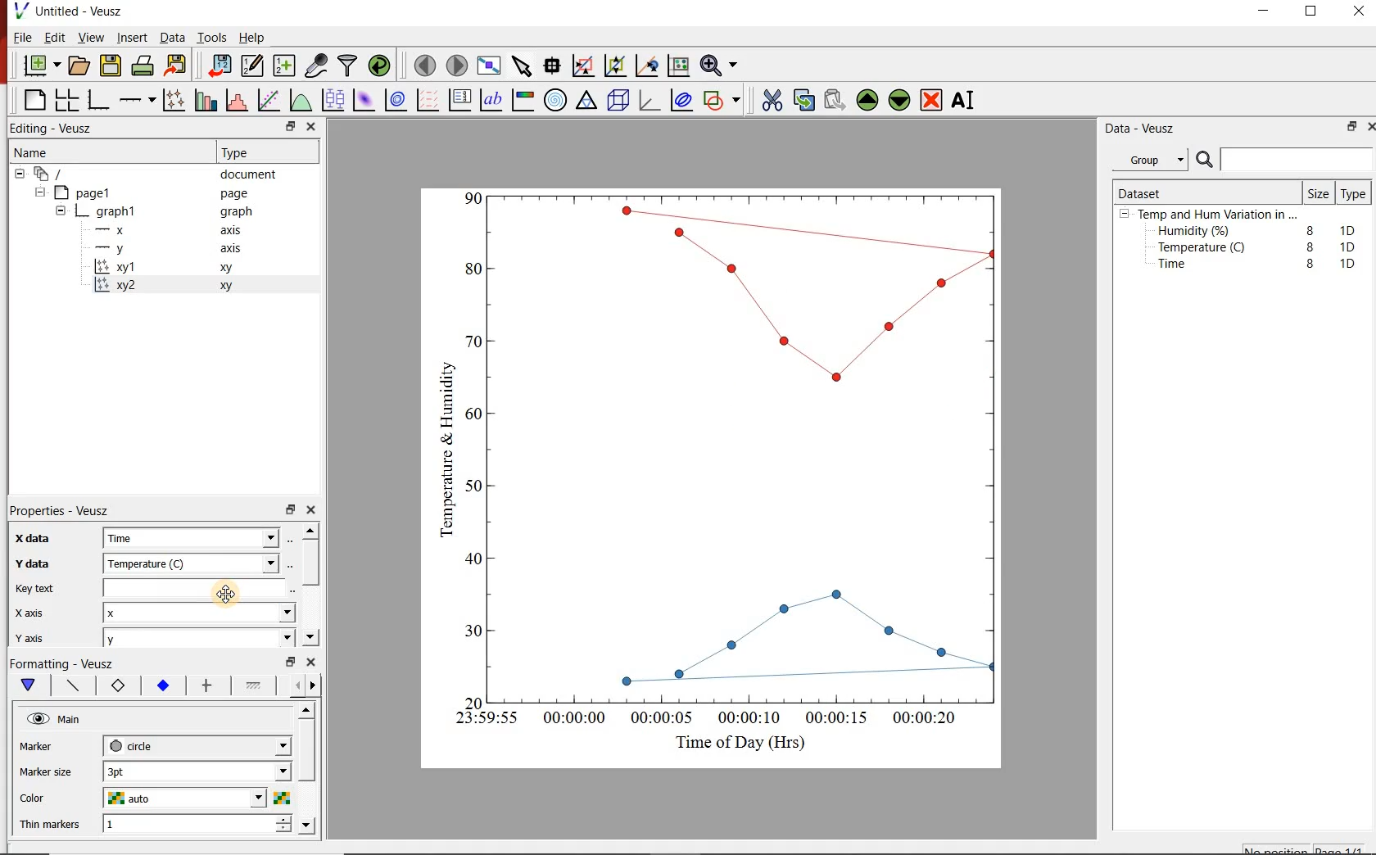 The height and width of the screenshot is (855, 1376). What do you see at coordinates (142, 590) in the screenshot?
I see `Key text` at bounding box center [142, 590].